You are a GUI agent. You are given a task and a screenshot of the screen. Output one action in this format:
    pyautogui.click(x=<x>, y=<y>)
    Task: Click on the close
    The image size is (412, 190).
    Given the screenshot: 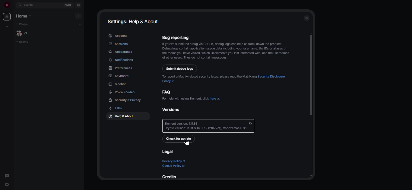 What is the action you would take?
    pyautogui.click(x=307, y=17)
    